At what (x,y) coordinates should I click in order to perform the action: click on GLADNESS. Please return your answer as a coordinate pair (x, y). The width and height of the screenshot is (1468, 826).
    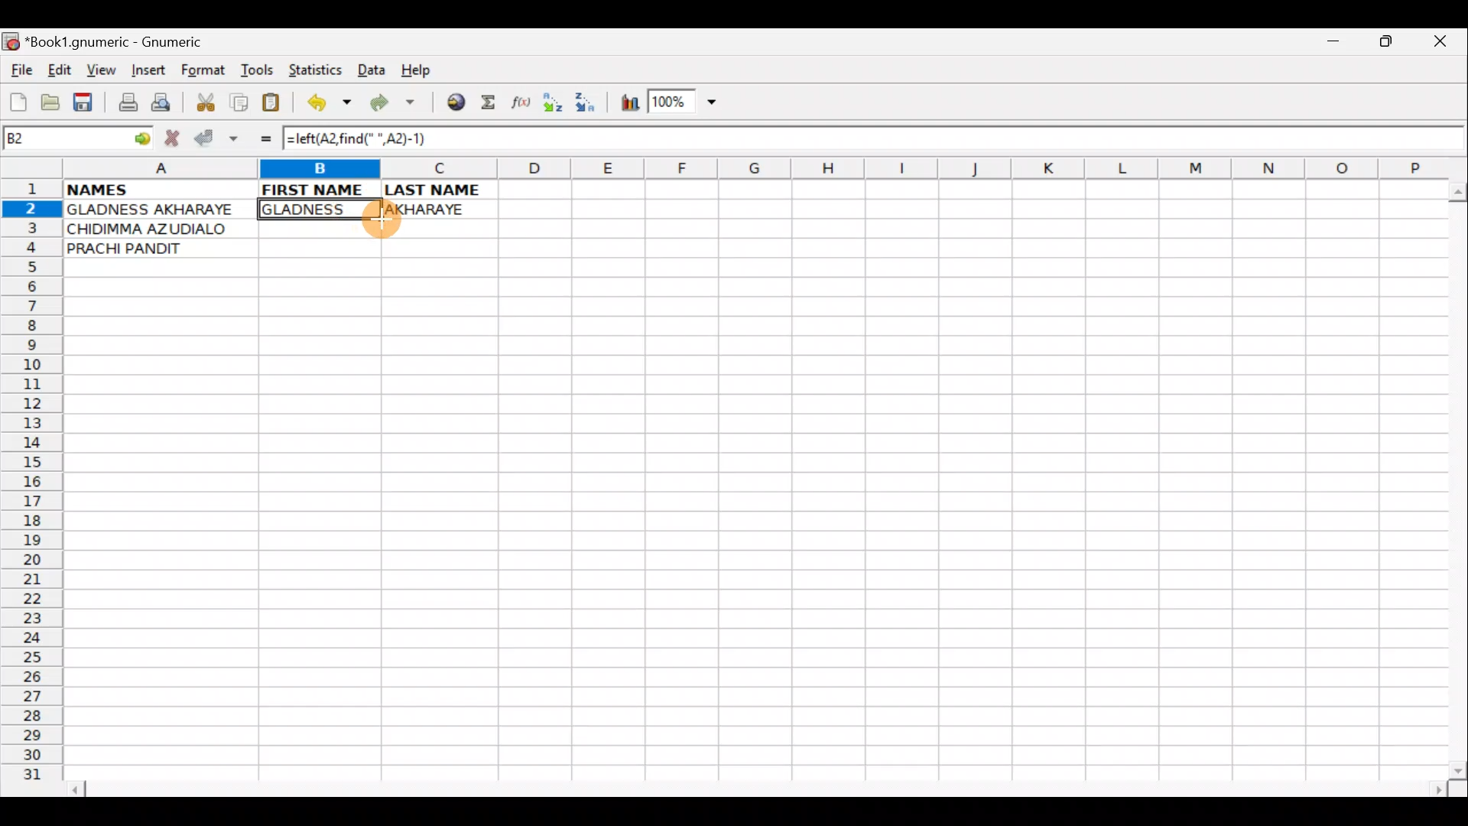
    Looking at the image, I should click on (316, 210).